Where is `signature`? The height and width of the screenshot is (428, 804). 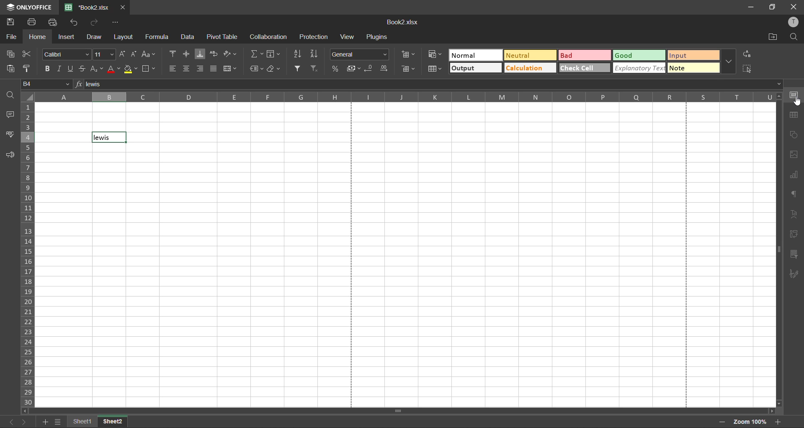
signature is located at coordinates (796, 275).